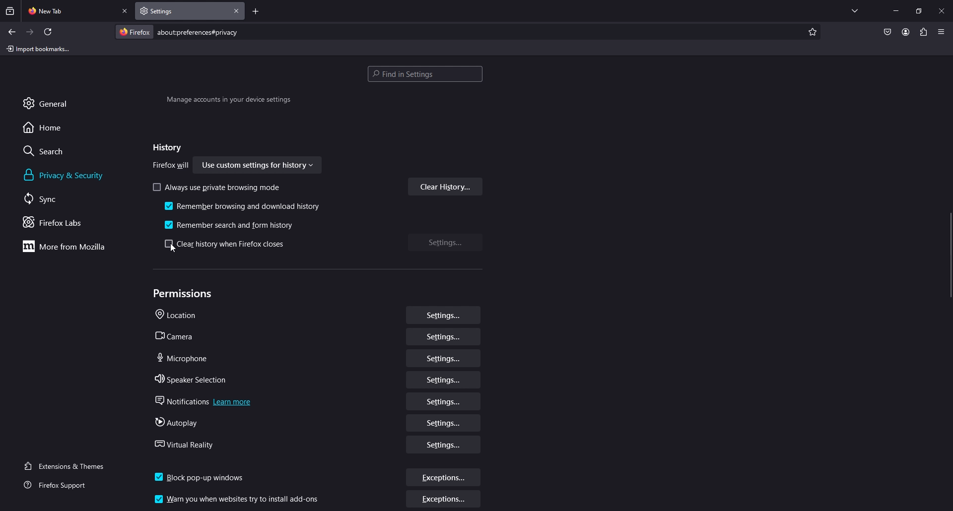  I want to click on refresh, so click(48, 32).